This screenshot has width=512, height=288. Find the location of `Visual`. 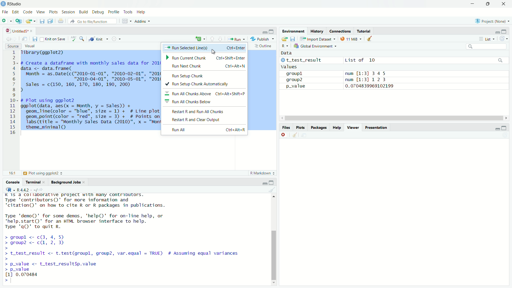

Visual is located at coordinates (30, 46).